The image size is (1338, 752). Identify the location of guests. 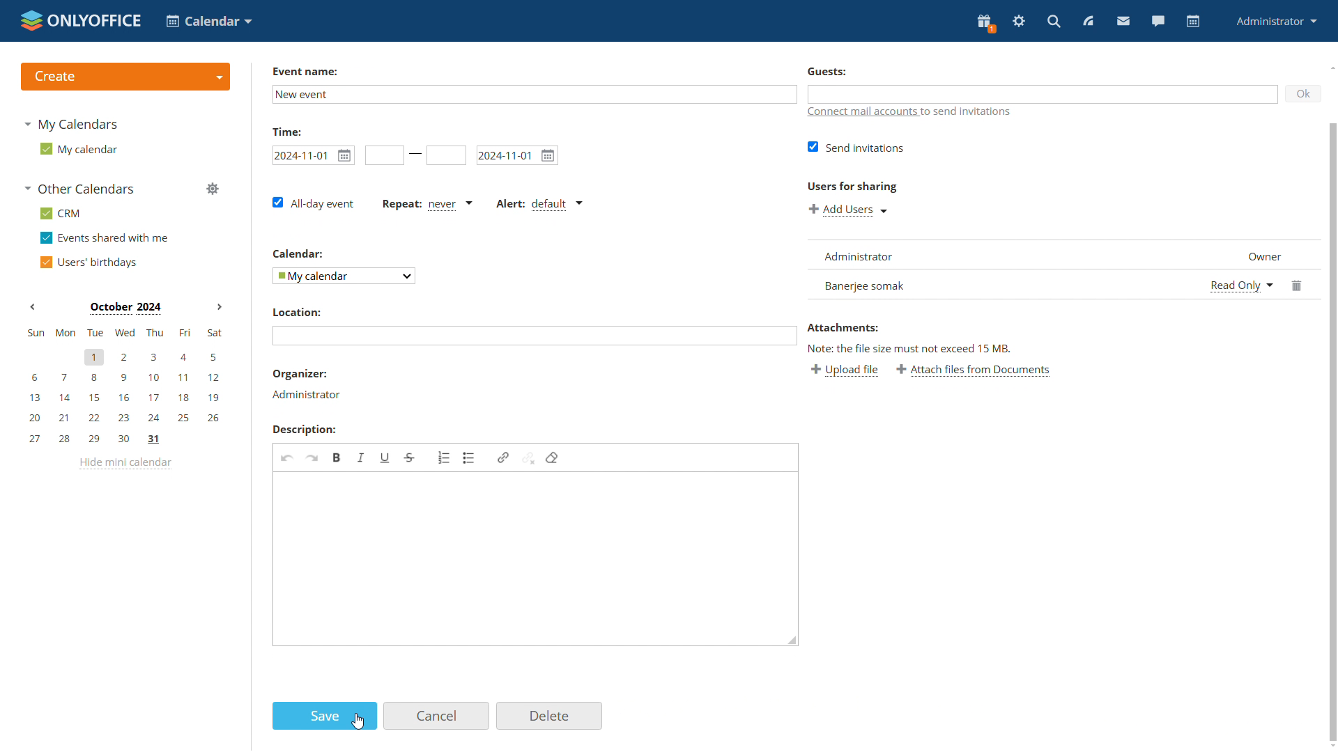
(1038, 93).